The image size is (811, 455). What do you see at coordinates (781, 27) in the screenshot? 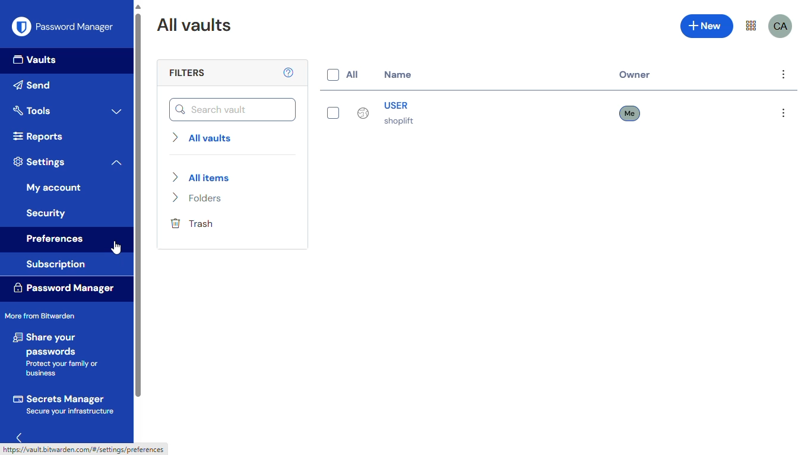
I see `CA` at bounding box center [781, 27].